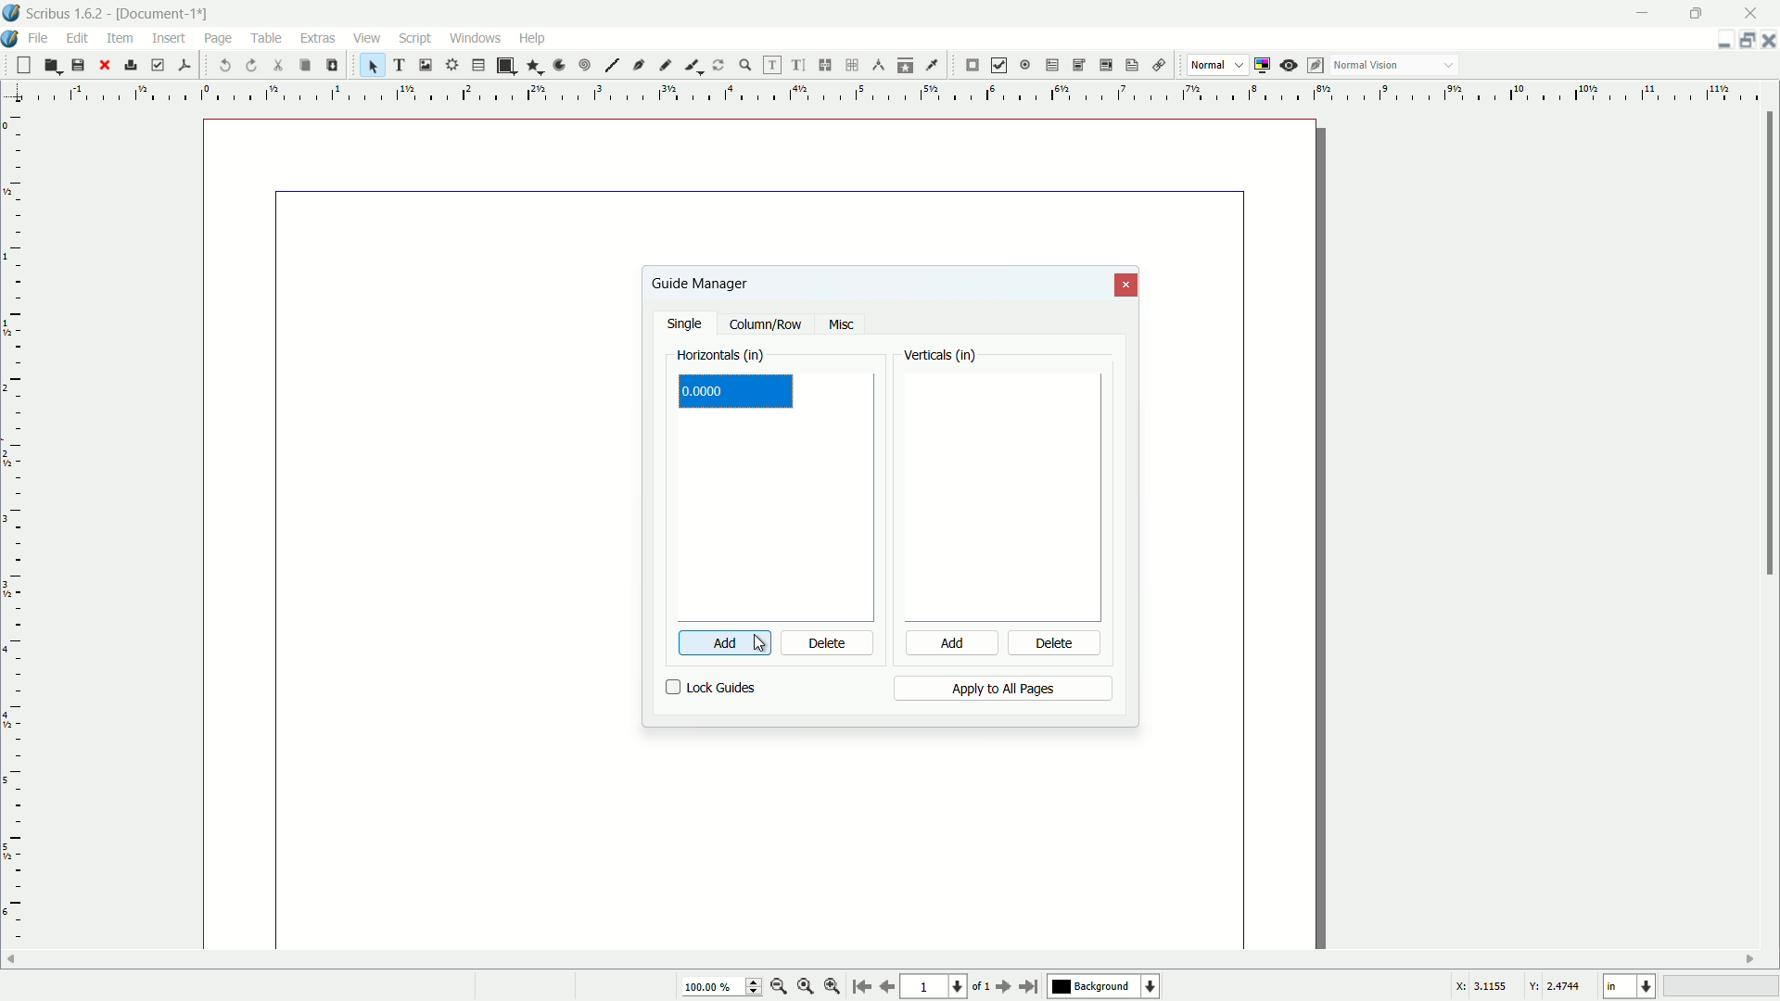  I want to click on lock guides, so click(711, 688).